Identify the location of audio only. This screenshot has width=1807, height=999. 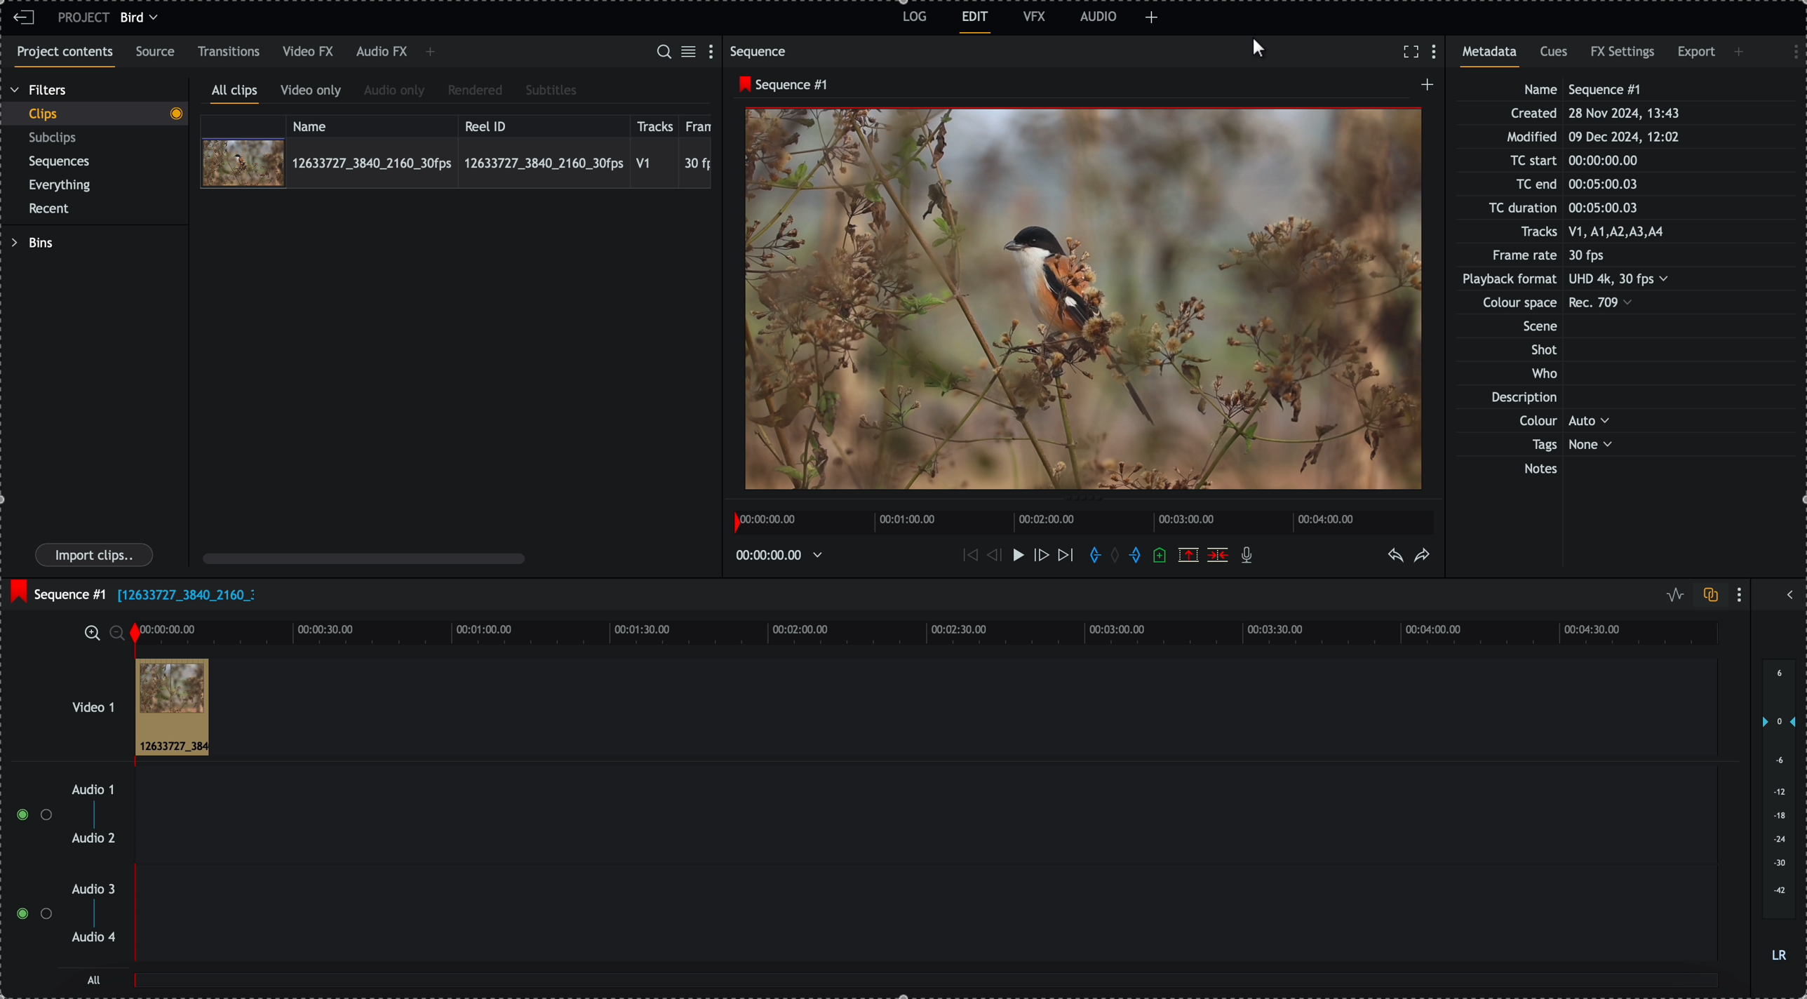
(395, 92).